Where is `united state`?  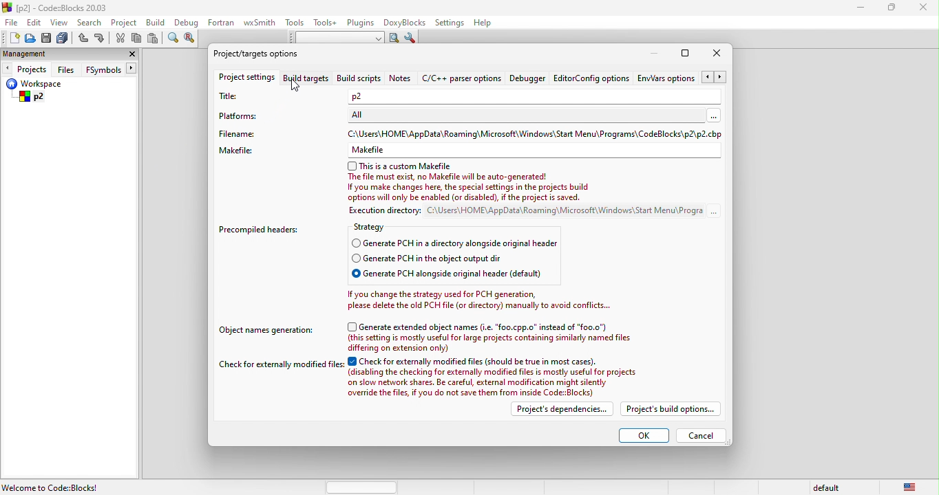
united state is located at coordinates (911, 486).